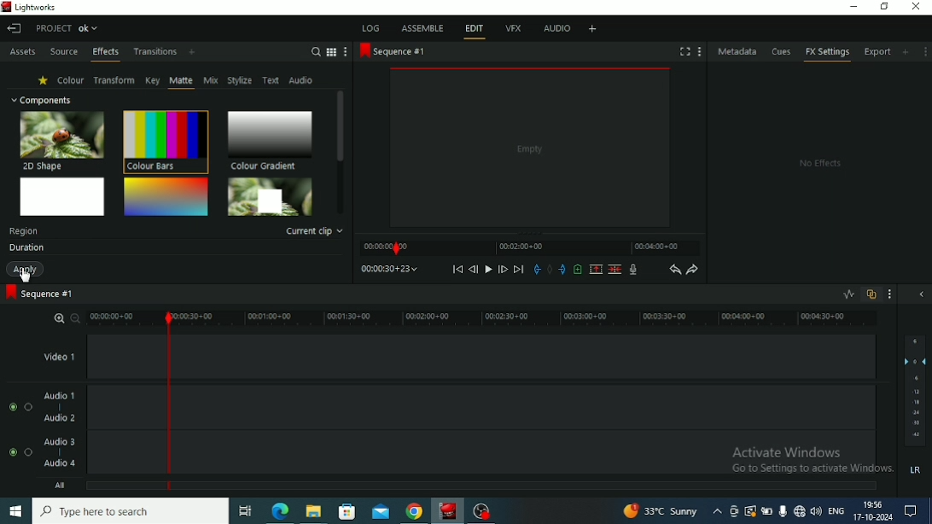  I want to click on Effects, so click(106, 55).